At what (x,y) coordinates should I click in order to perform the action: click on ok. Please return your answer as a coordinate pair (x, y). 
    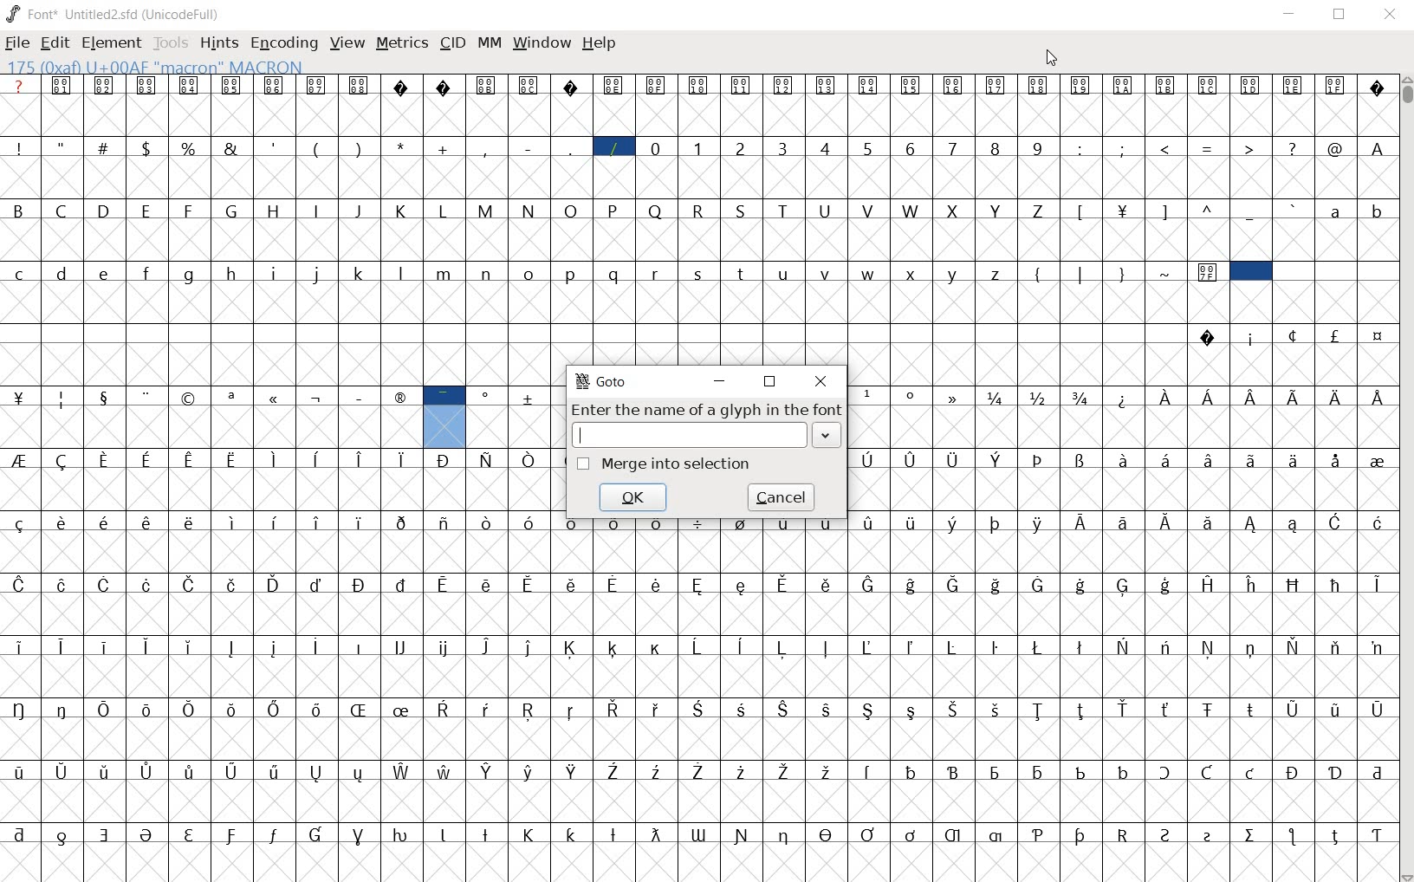
    Looking at the image, I should click on (634, 498).